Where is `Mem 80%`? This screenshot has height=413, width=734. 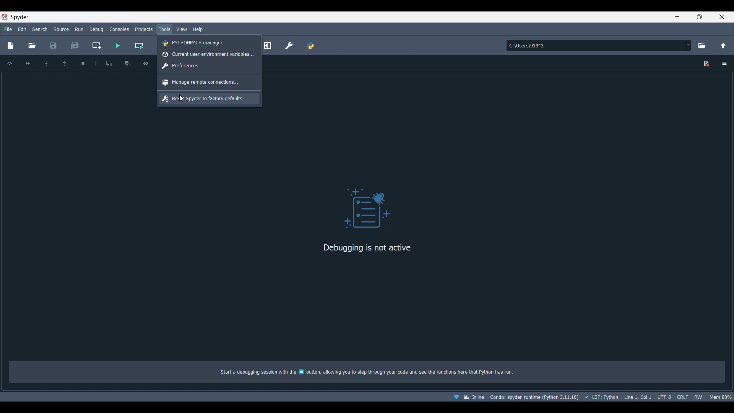
Mem 80% is located at coordinates (720, 397).